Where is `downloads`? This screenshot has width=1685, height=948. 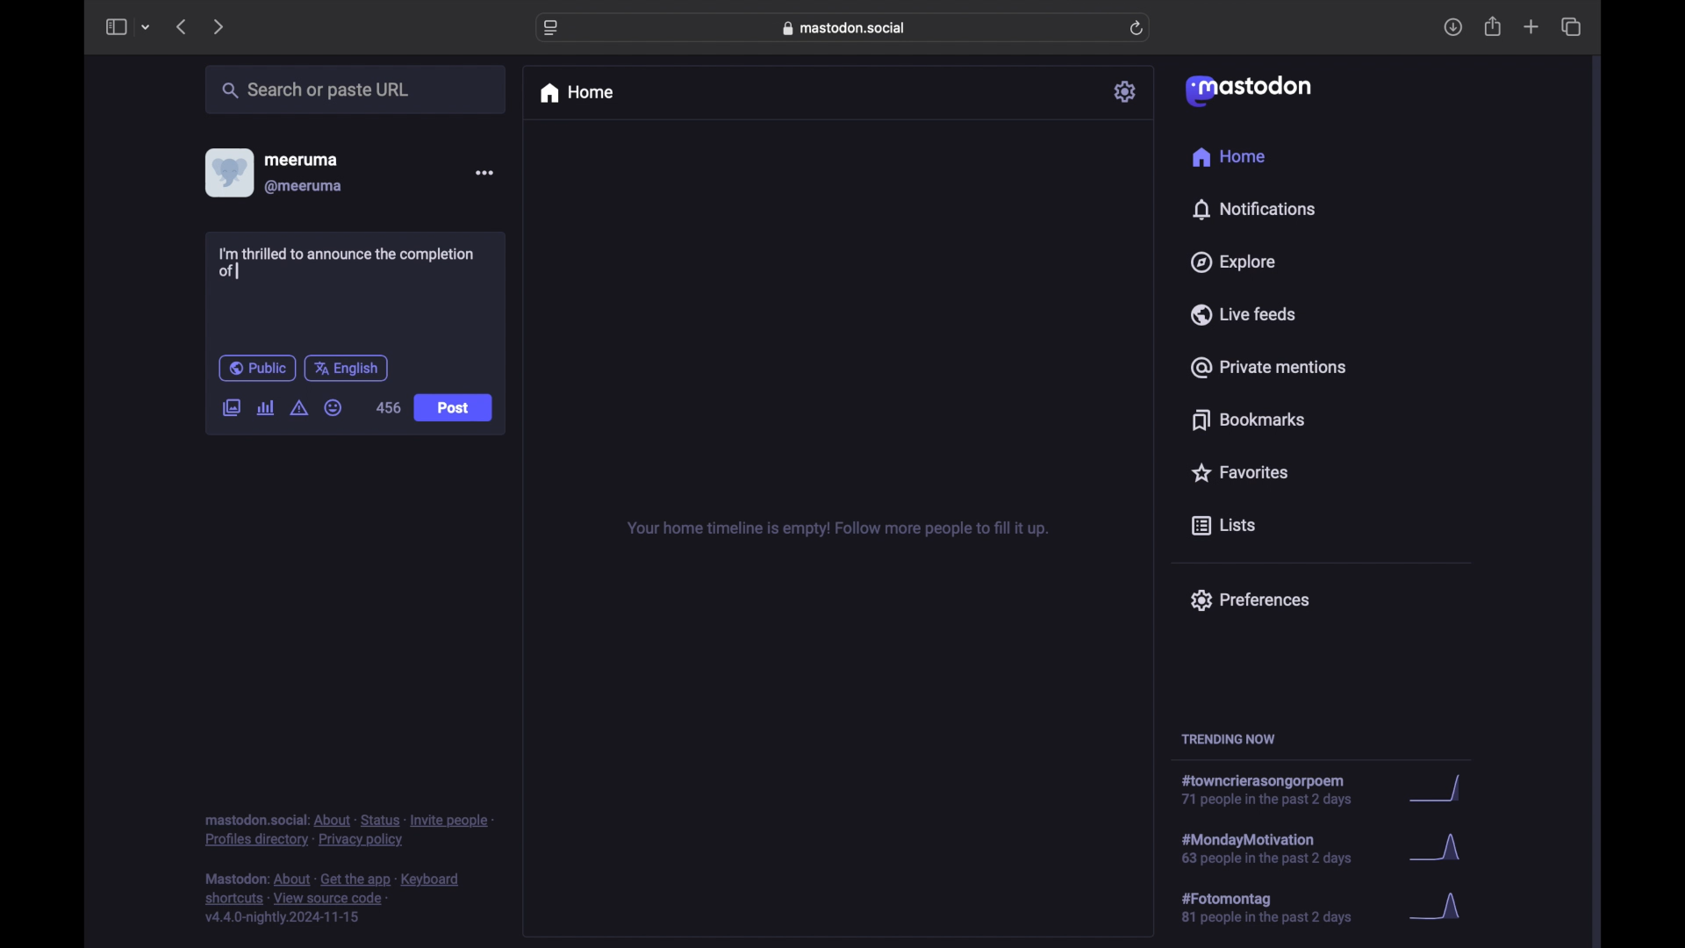 downloads is located at coordinates (1452, 27).